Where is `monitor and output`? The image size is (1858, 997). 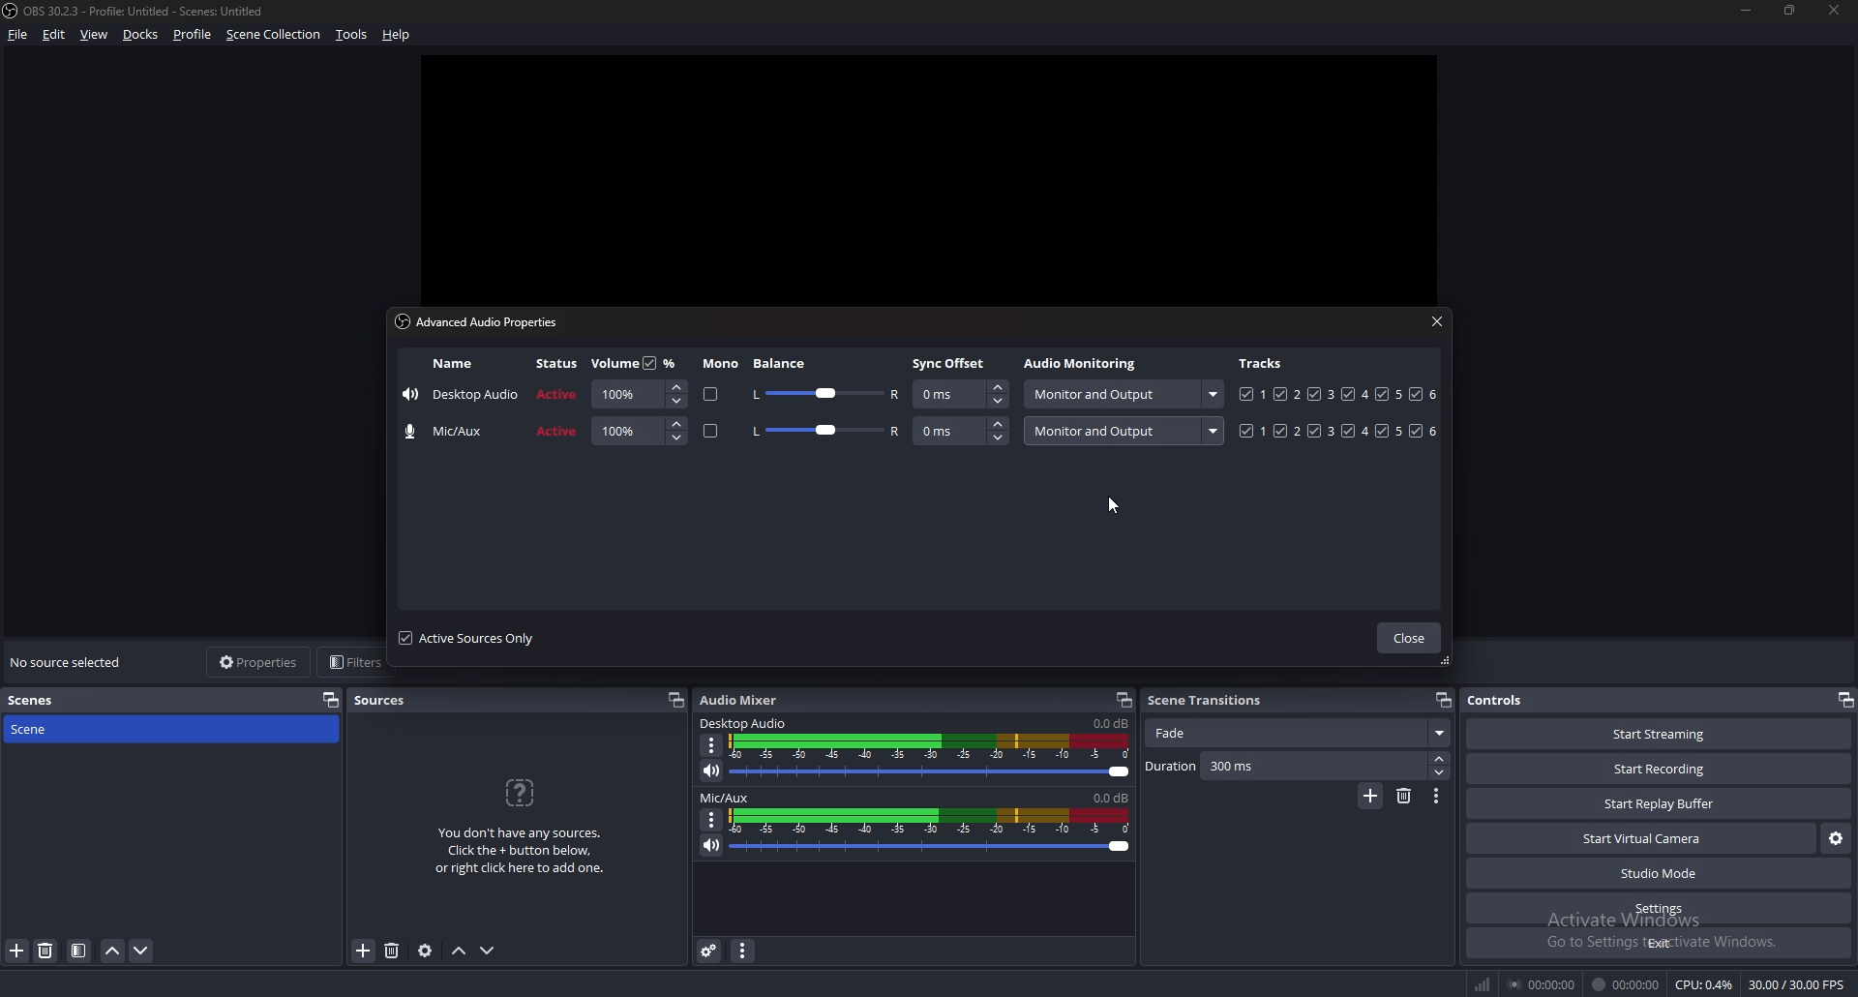 monitor and output is located at coordinates (1127, 430).